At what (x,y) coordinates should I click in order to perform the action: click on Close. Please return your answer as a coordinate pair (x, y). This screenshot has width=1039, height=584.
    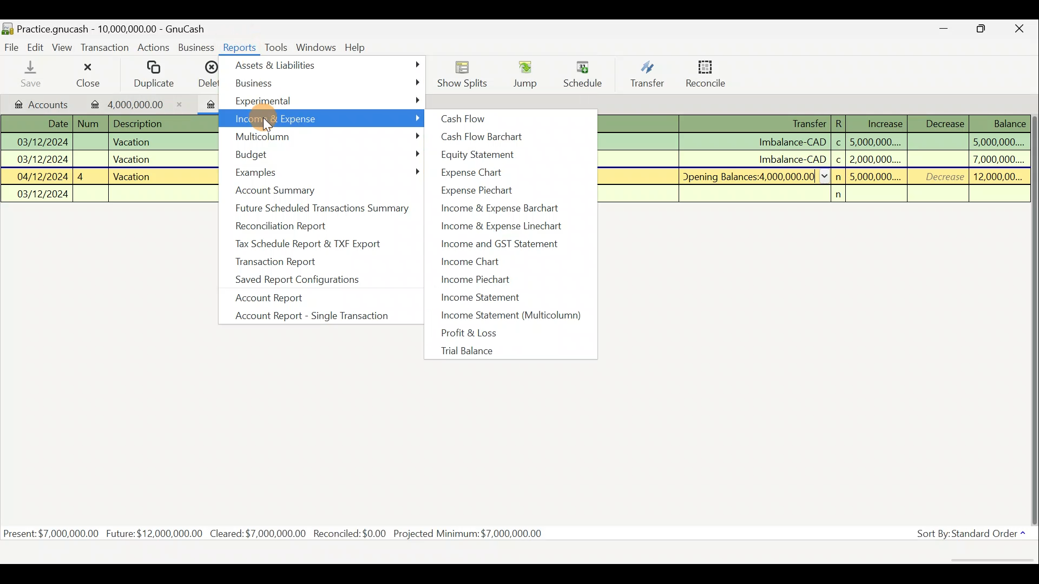
    Looking at the image, I should click on (86, 74).